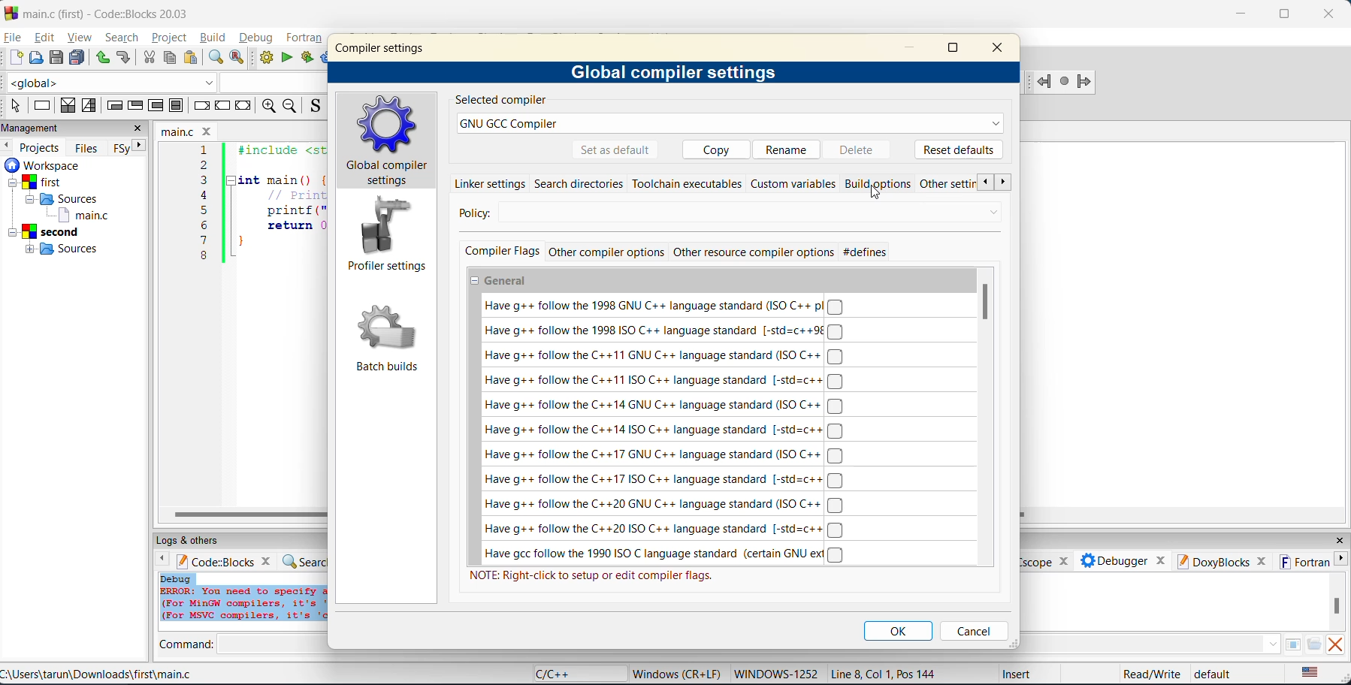  I want to click on next, so click(138, 148).